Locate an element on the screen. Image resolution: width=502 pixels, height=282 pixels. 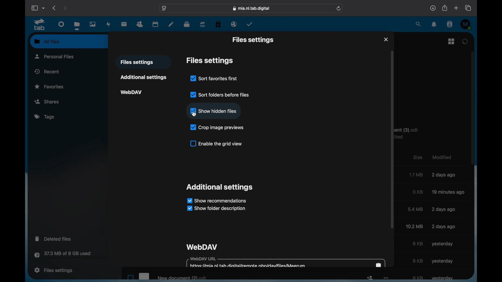
new document is located at coordinates (166, 277).